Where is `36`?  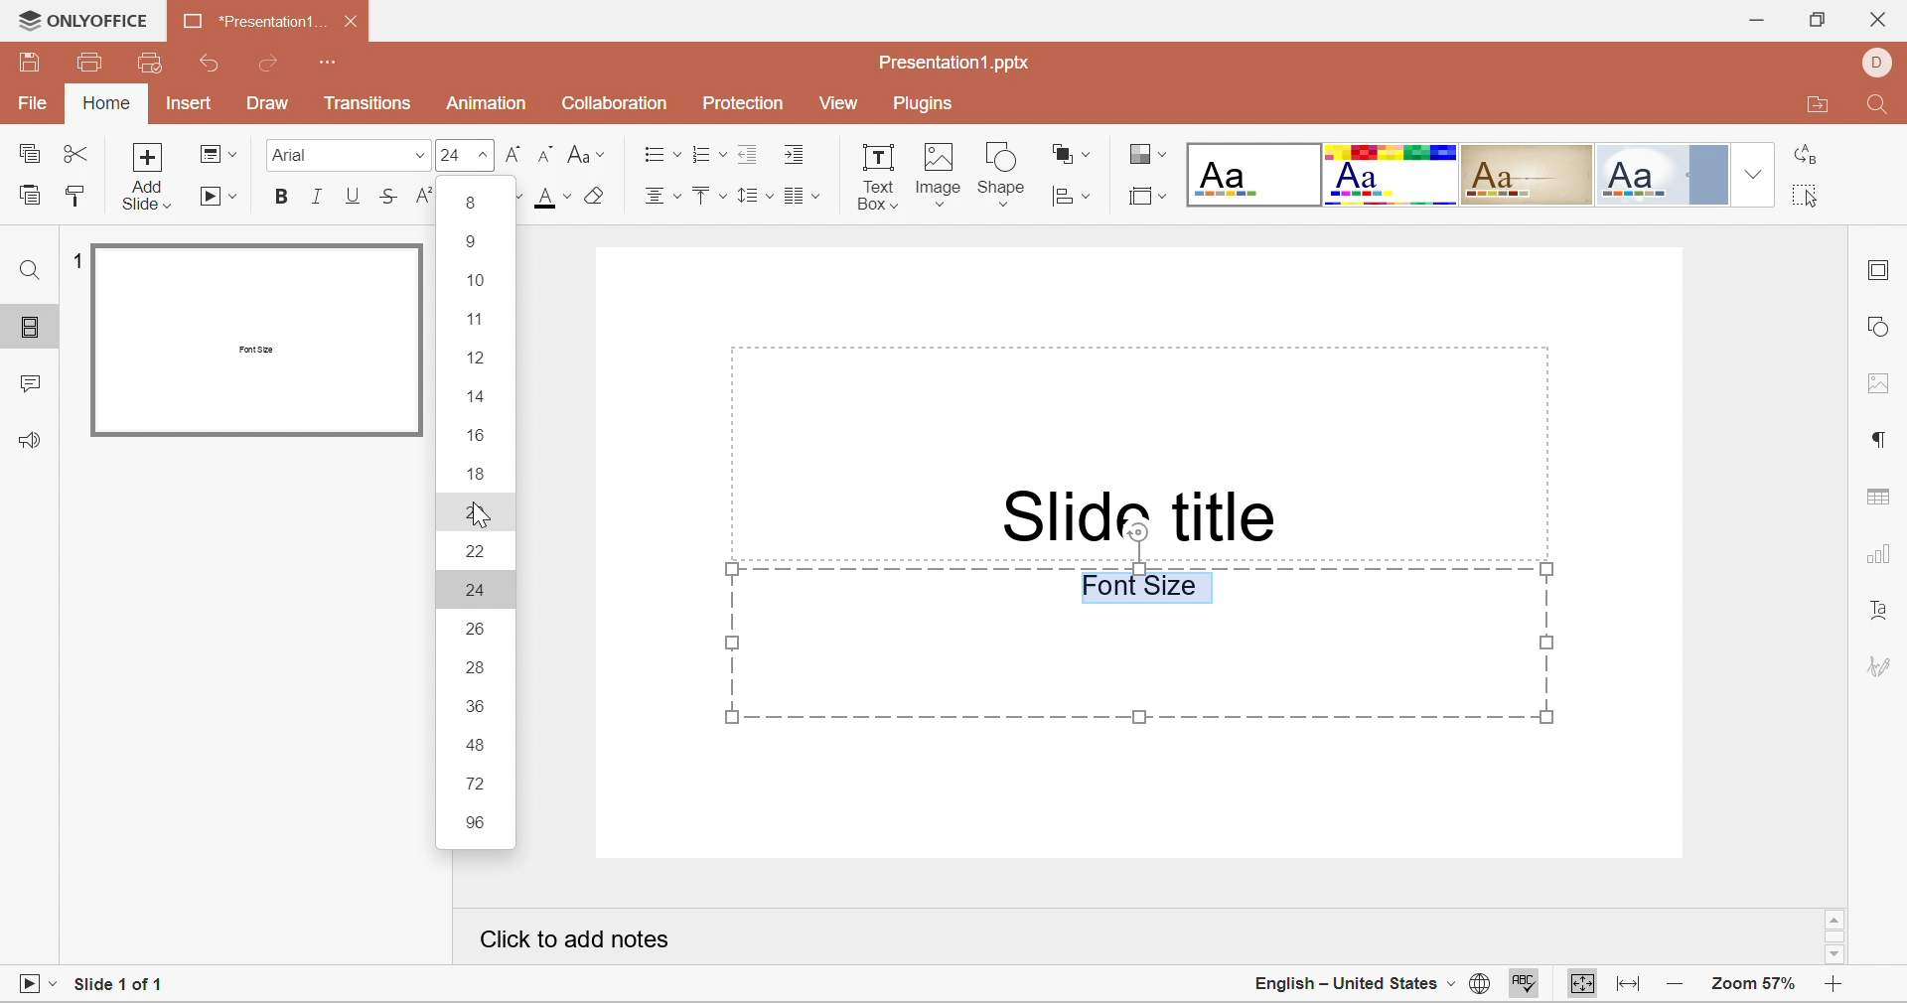
36 is located at coordinates (475, 703).